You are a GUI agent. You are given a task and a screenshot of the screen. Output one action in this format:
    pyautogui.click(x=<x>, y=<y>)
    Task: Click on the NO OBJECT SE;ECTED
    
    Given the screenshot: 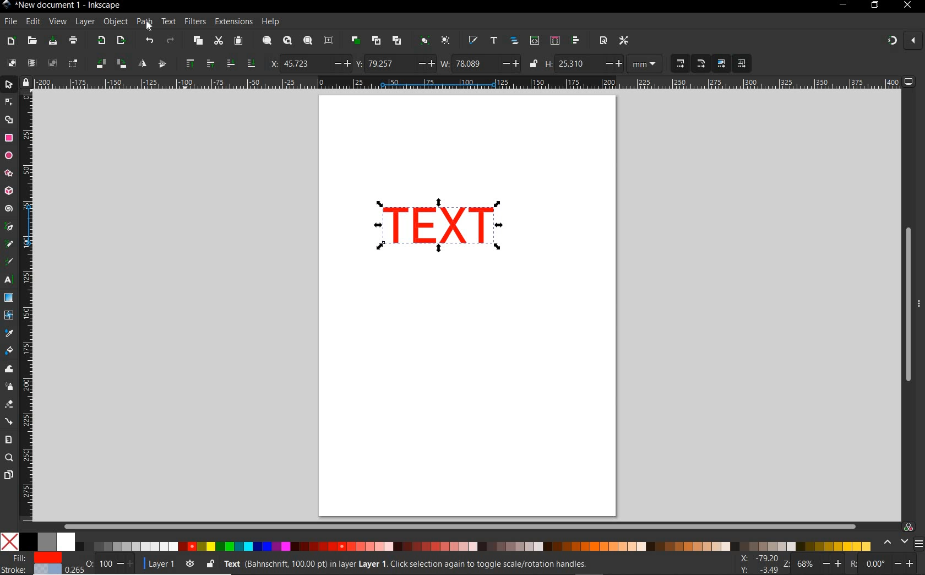 What is the action you would take?
    pyautogui.click(x=419, y=566)
    